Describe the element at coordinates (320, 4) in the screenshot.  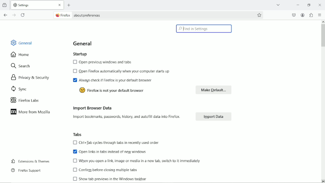
I see `Close` at that location.